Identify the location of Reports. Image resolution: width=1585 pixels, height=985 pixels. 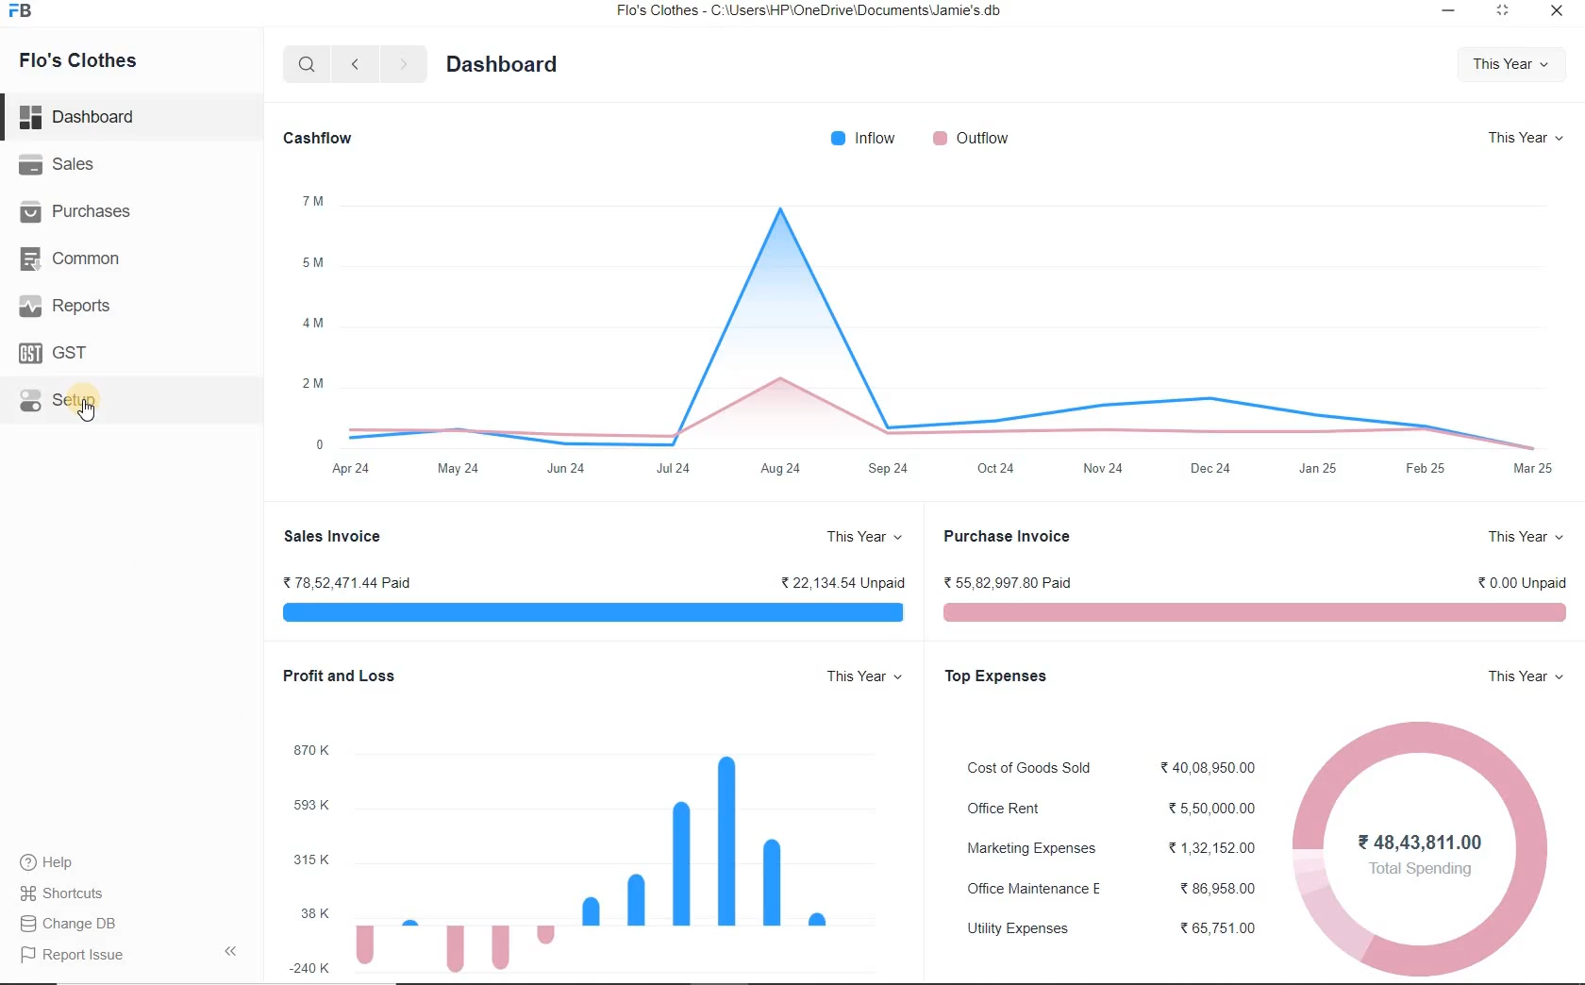
(66, 307).